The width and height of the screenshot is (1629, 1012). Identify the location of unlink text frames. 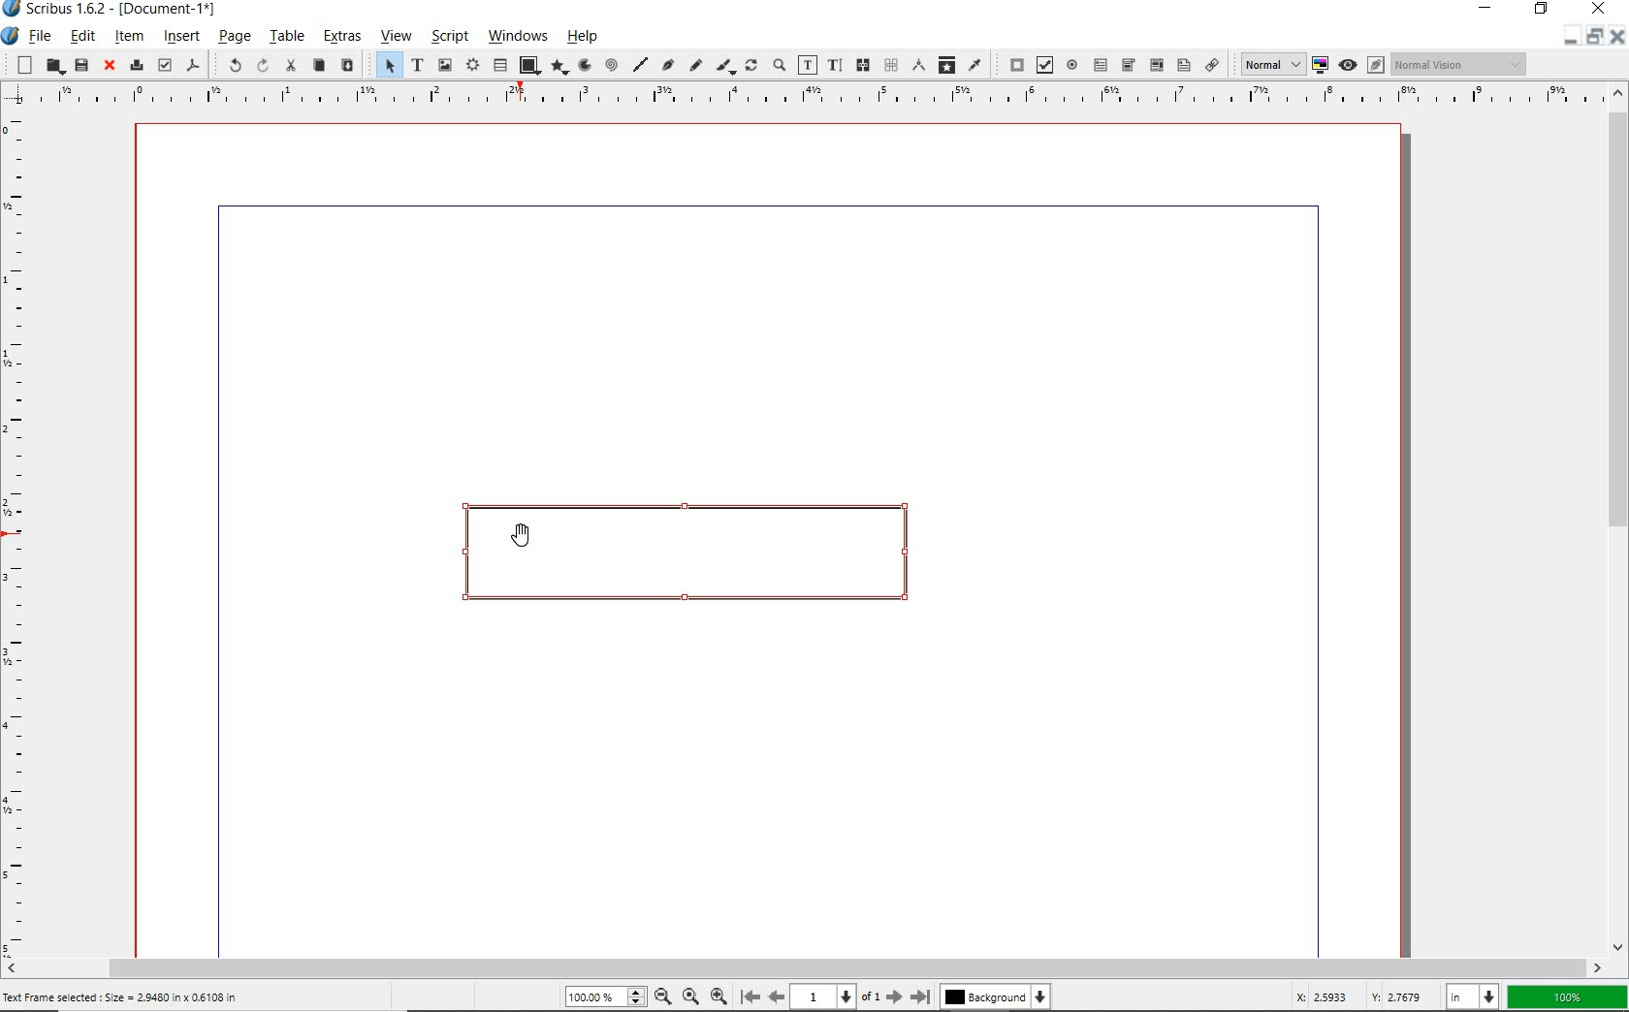
(890, 66).